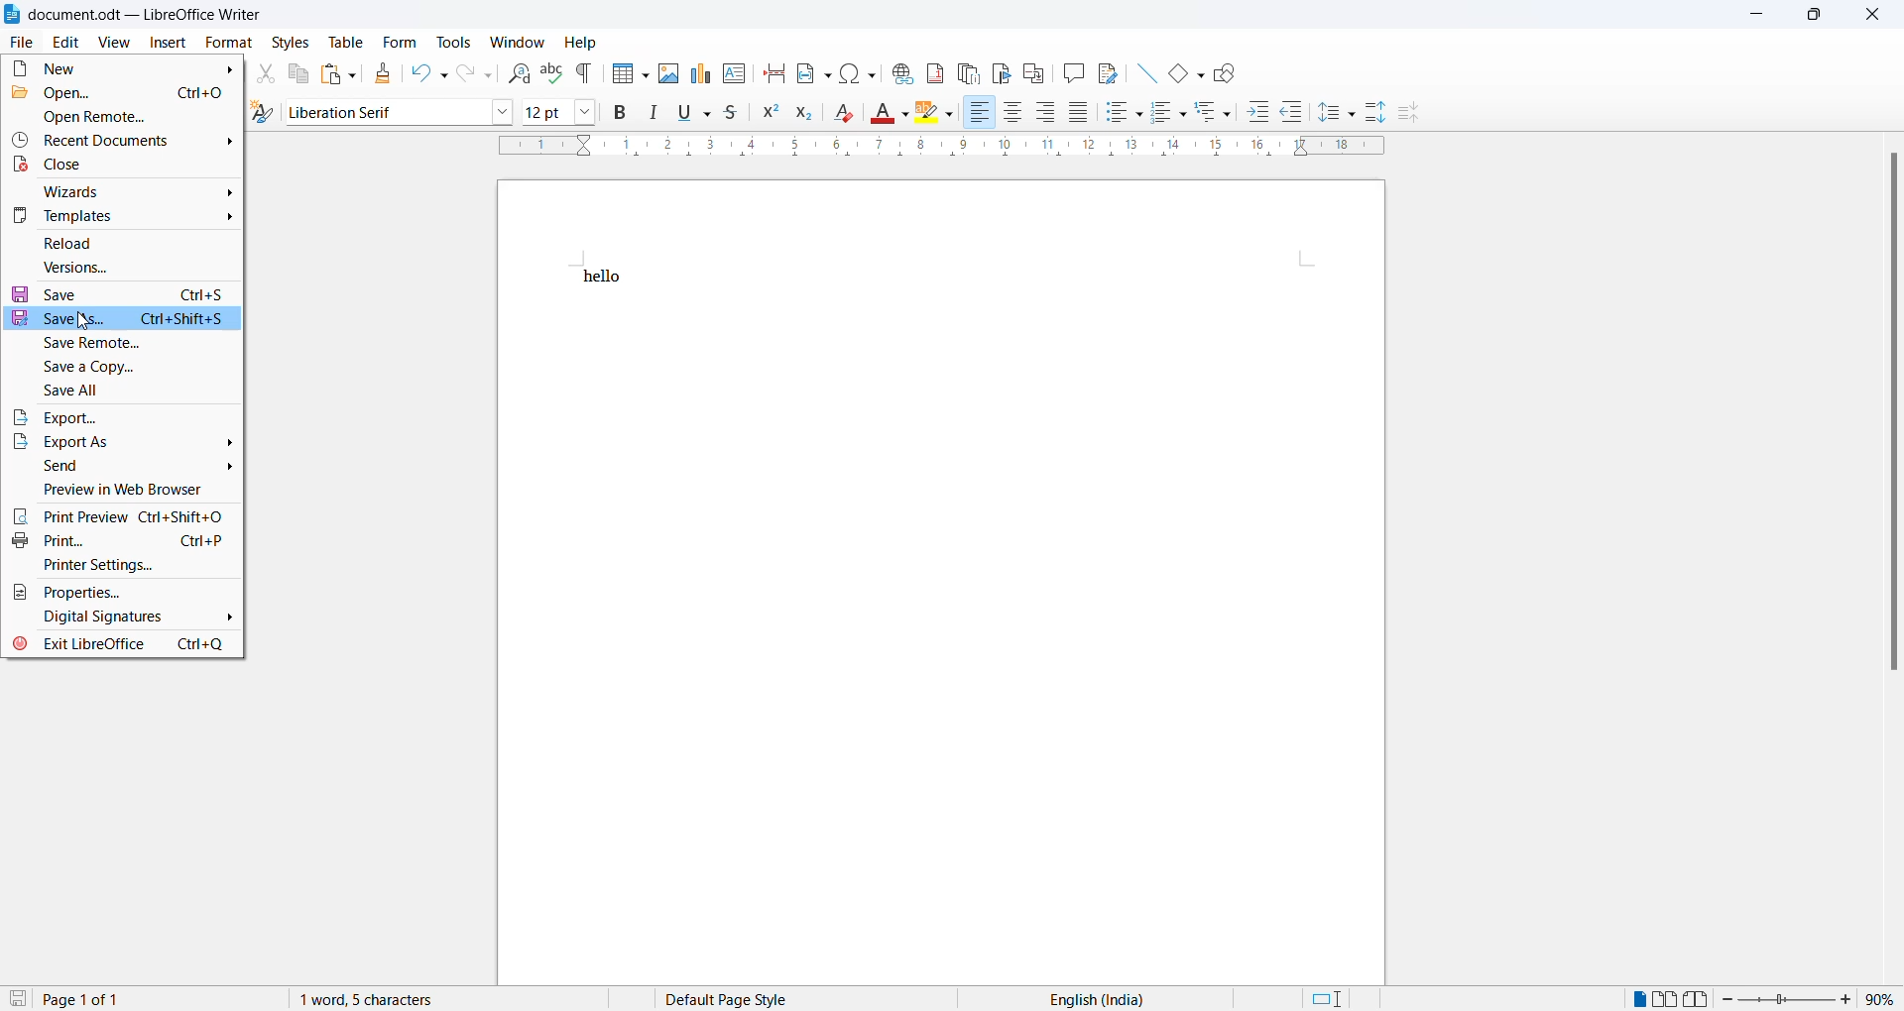 Image resolution: width=1904 pixels, height=1011 pixels. I want to click on Save remote, so click(117, 345).